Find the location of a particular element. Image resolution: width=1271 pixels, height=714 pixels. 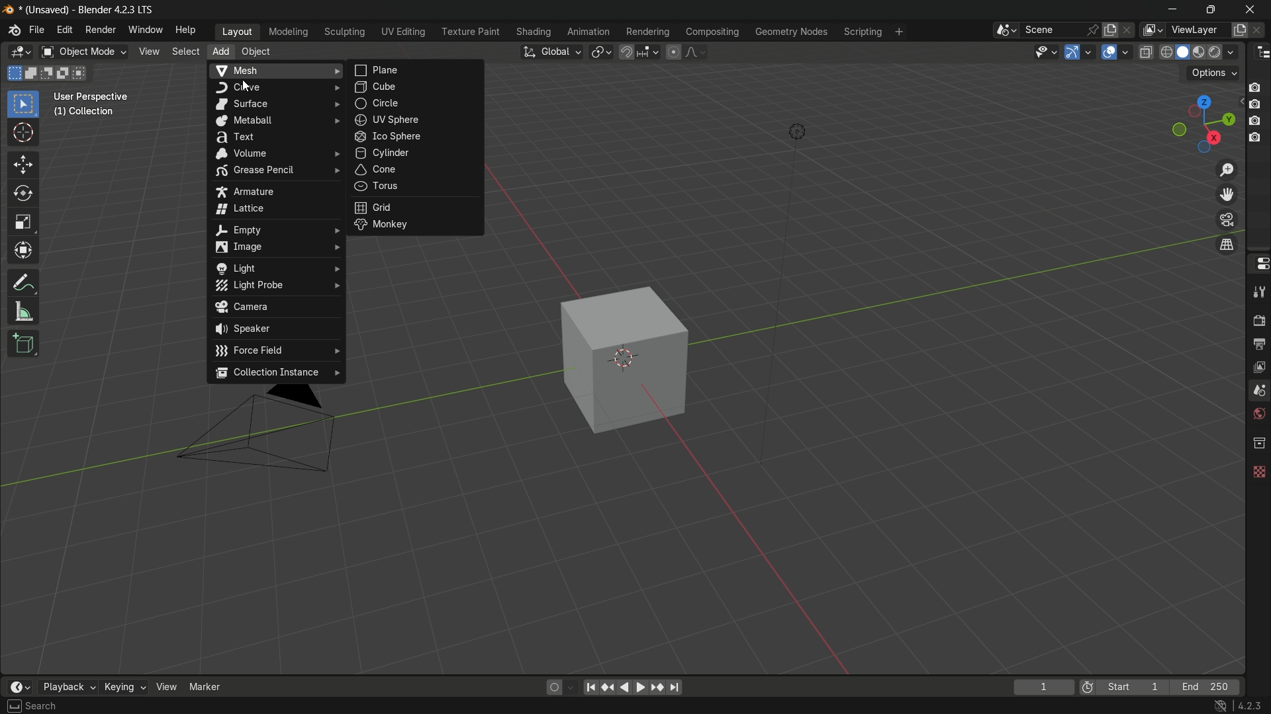

blender logo is located at coordinates (9, 10).